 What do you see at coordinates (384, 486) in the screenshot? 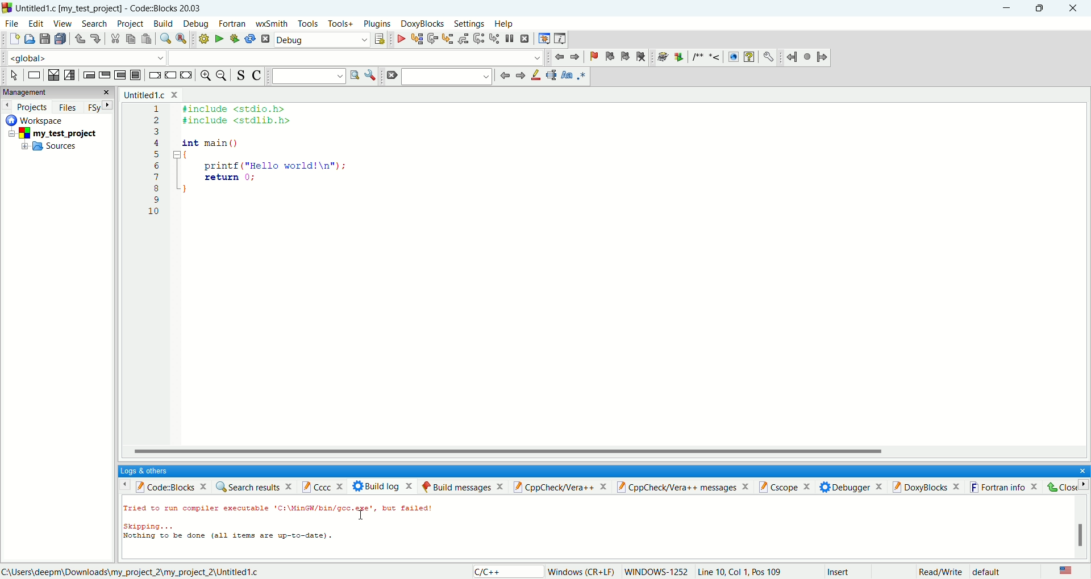
I see `build log` at bounding box center [384, 486].